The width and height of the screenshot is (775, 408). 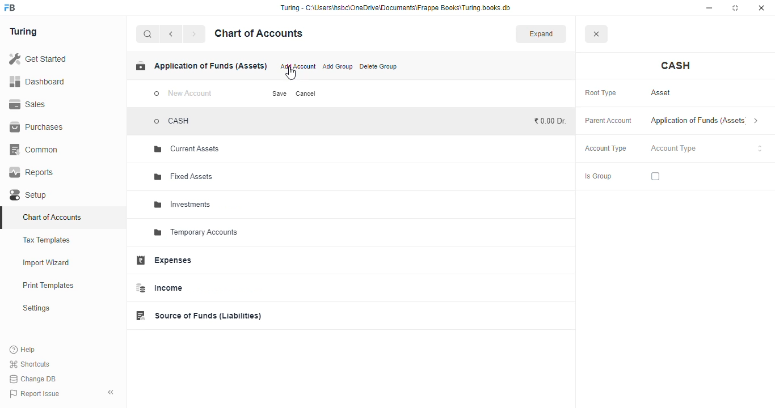 What do you see at coordinates (676, 66) in the screenshot?
I see `cash` at bounding box center [676, 66].